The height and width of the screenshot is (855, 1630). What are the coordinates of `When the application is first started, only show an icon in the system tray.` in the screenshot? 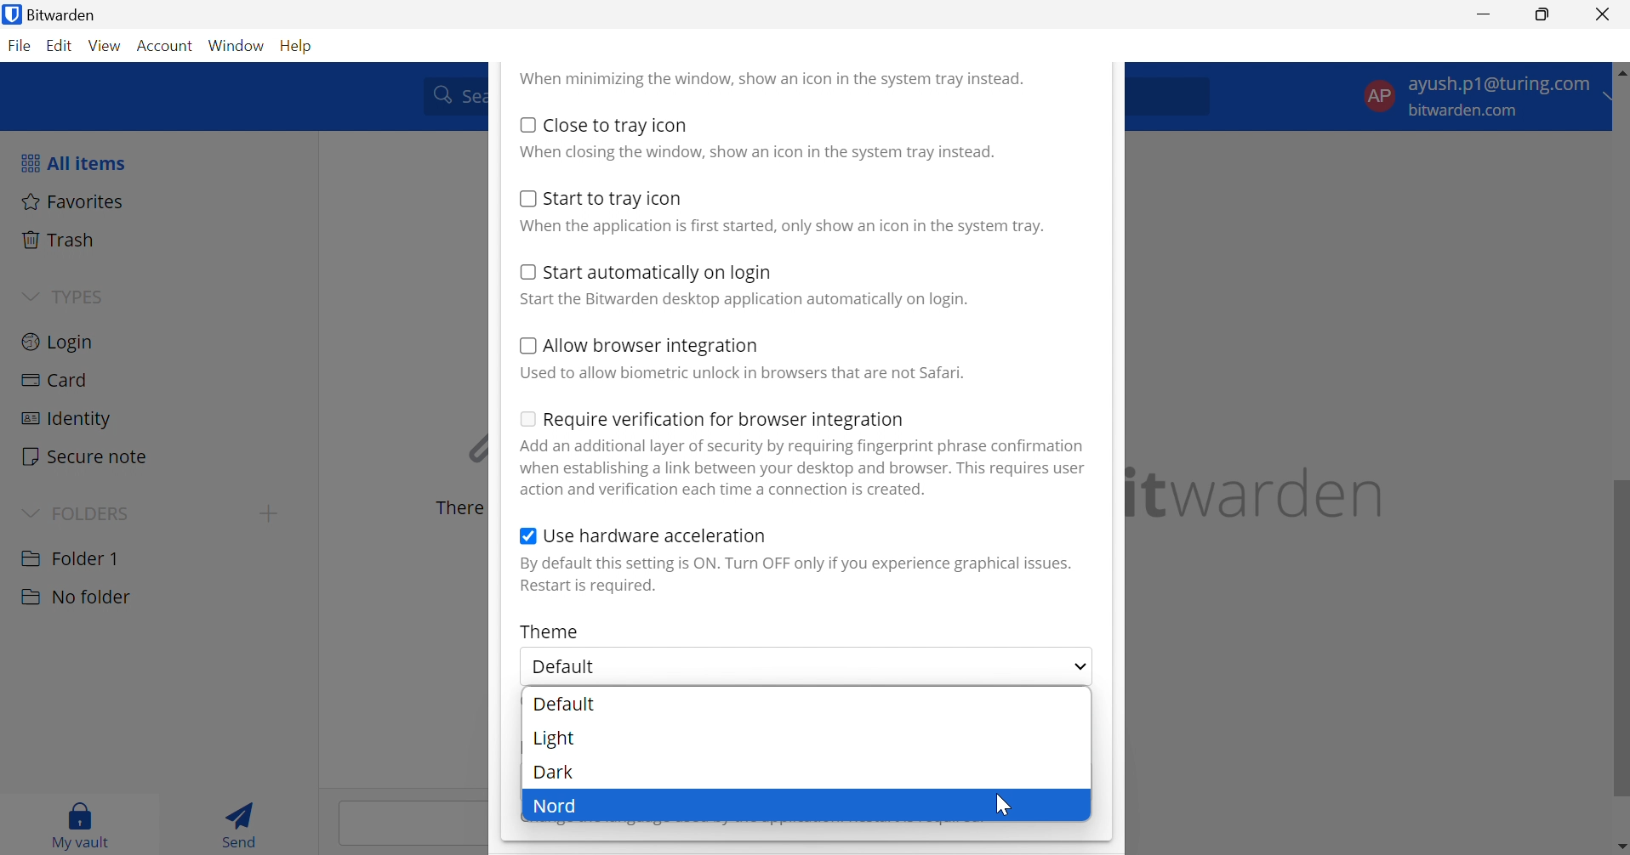 It's located at (780, 227).